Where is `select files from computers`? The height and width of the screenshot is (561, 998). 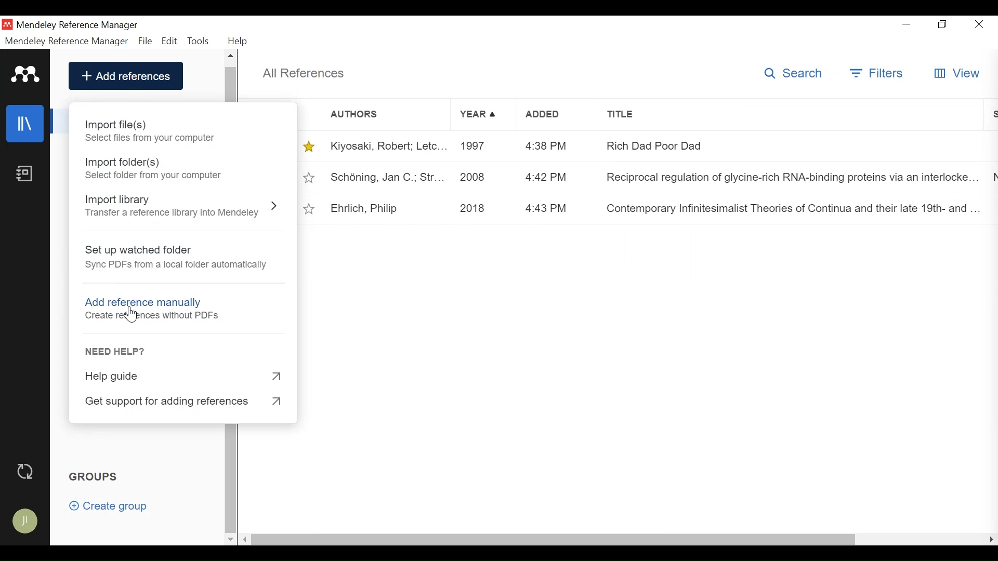
select files from computers is located at coordinates (152, 140).